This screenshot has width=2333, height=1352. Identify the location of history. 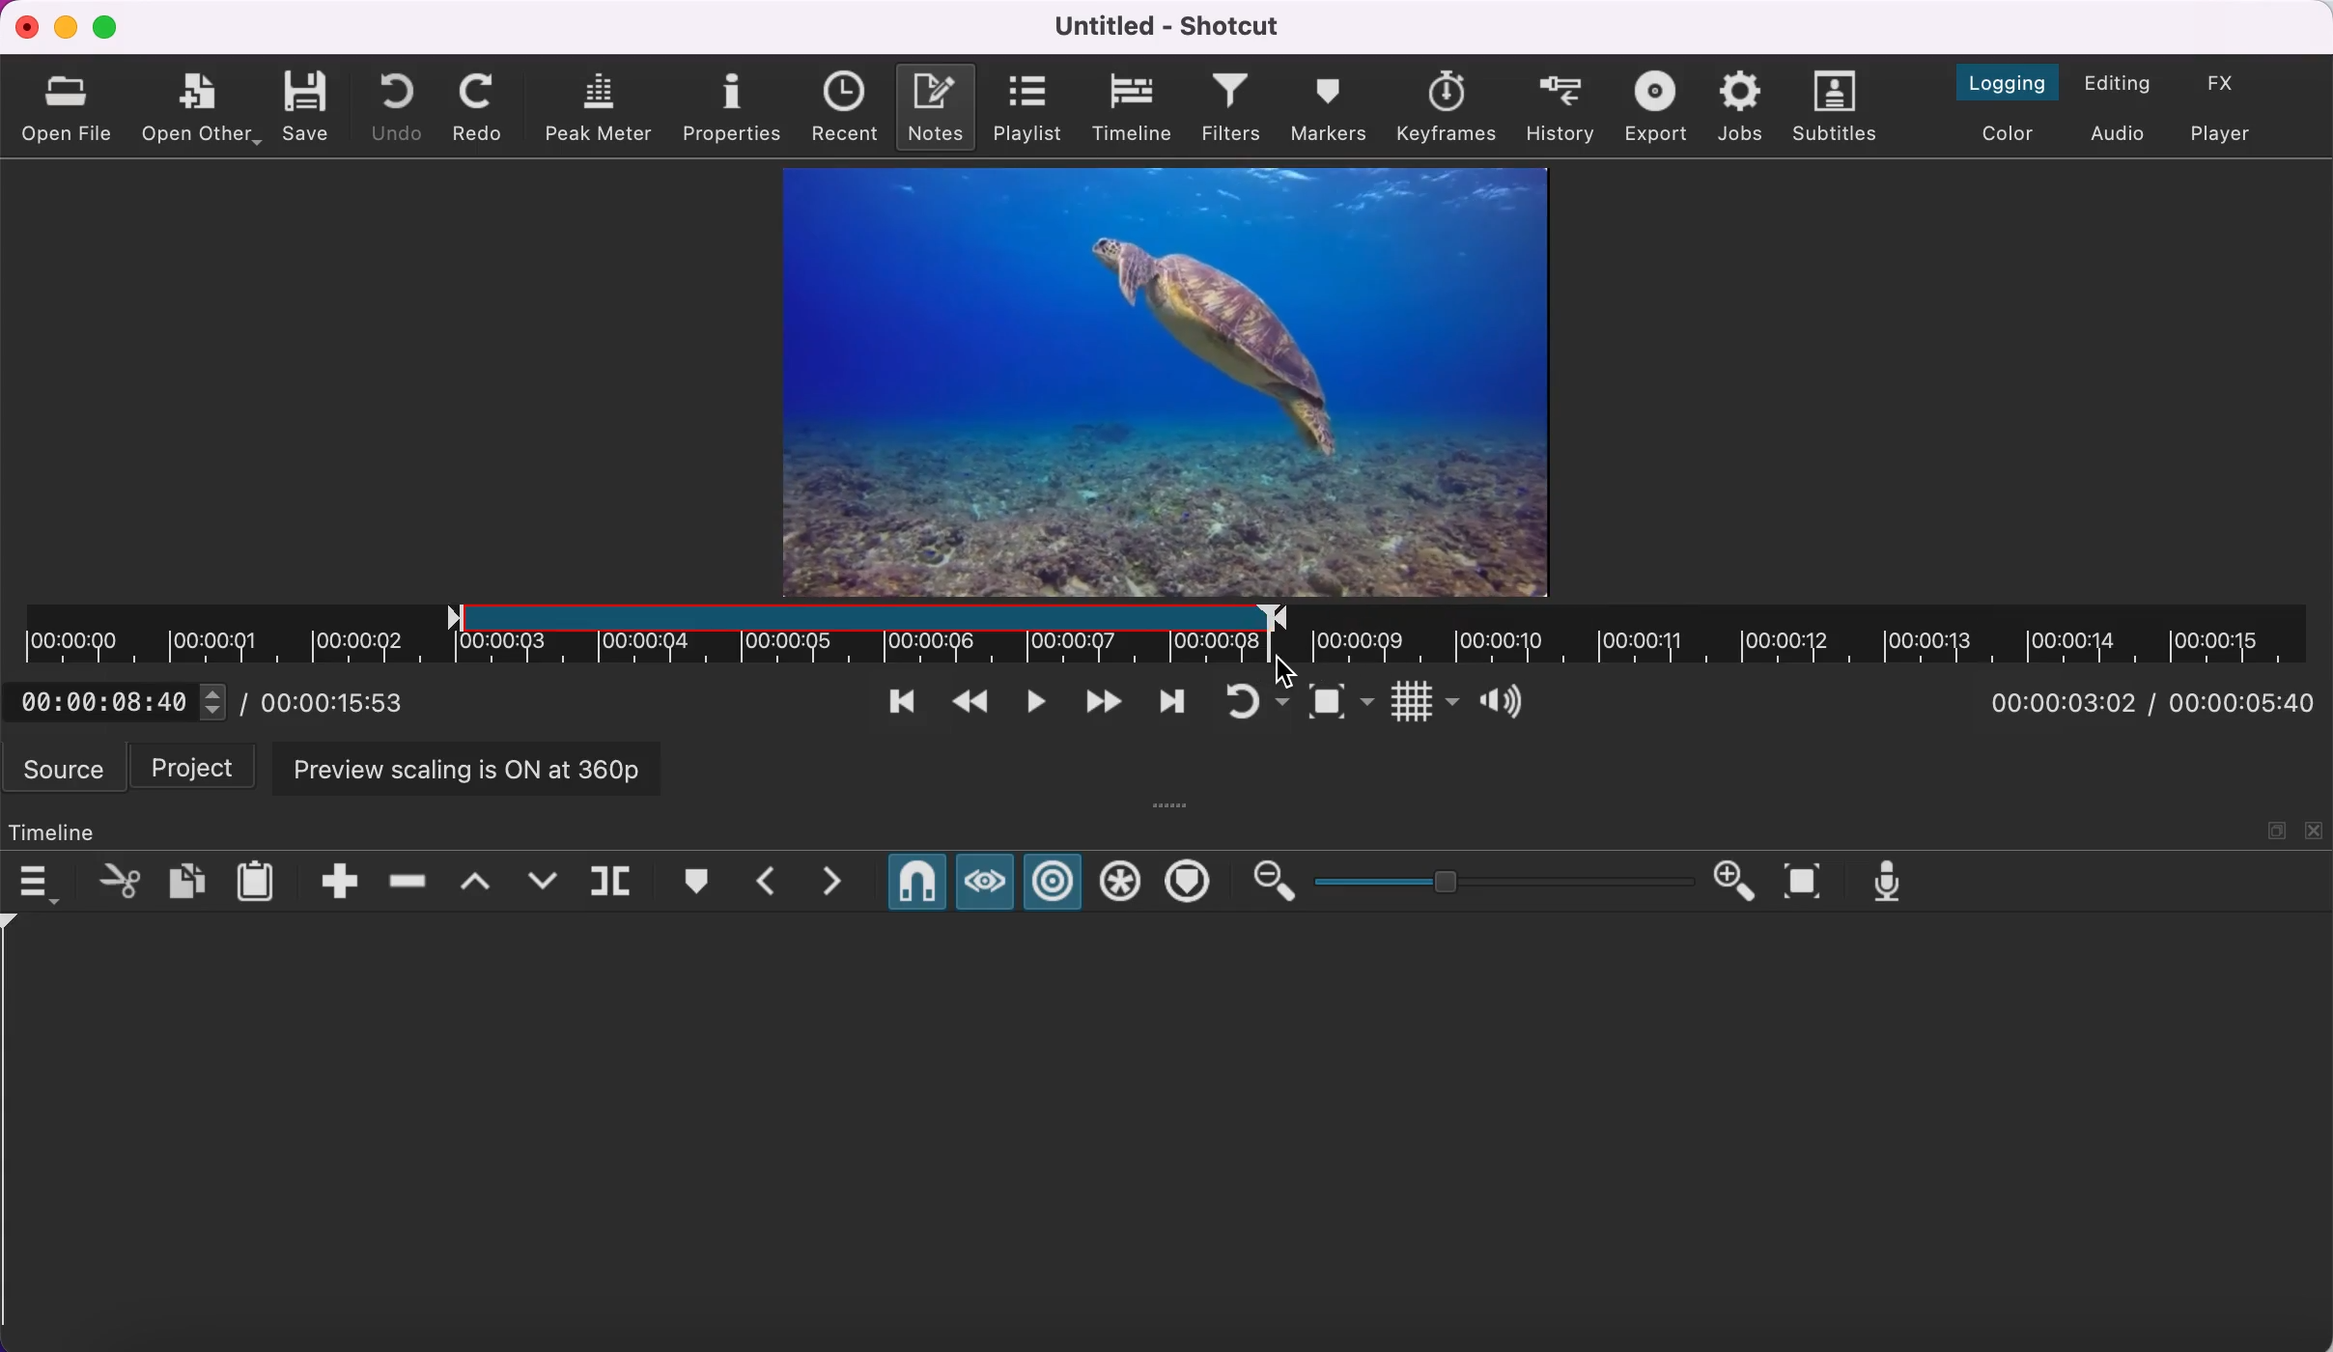
(1560, 103).